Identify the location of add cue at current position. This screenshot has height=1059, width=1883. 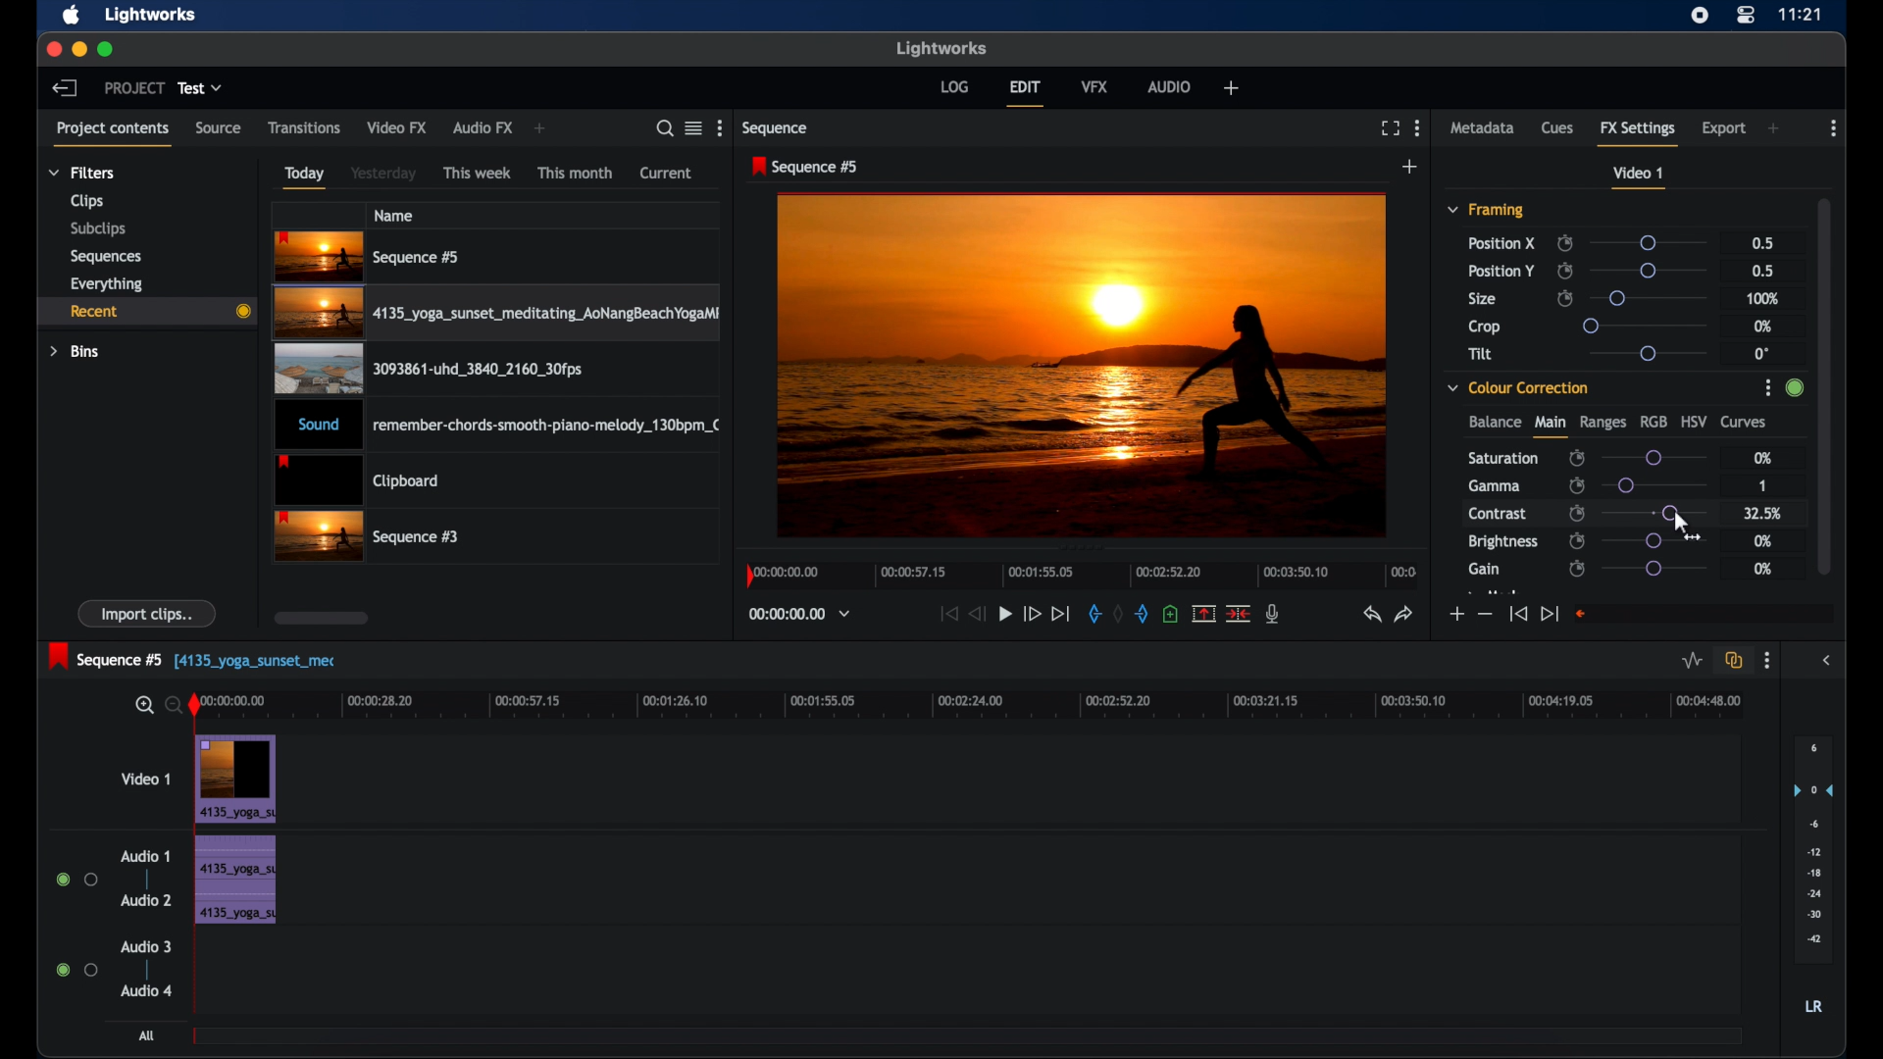
(1170, 614).